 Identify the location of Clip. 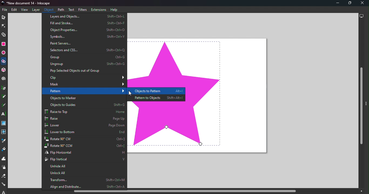
(87, 78).